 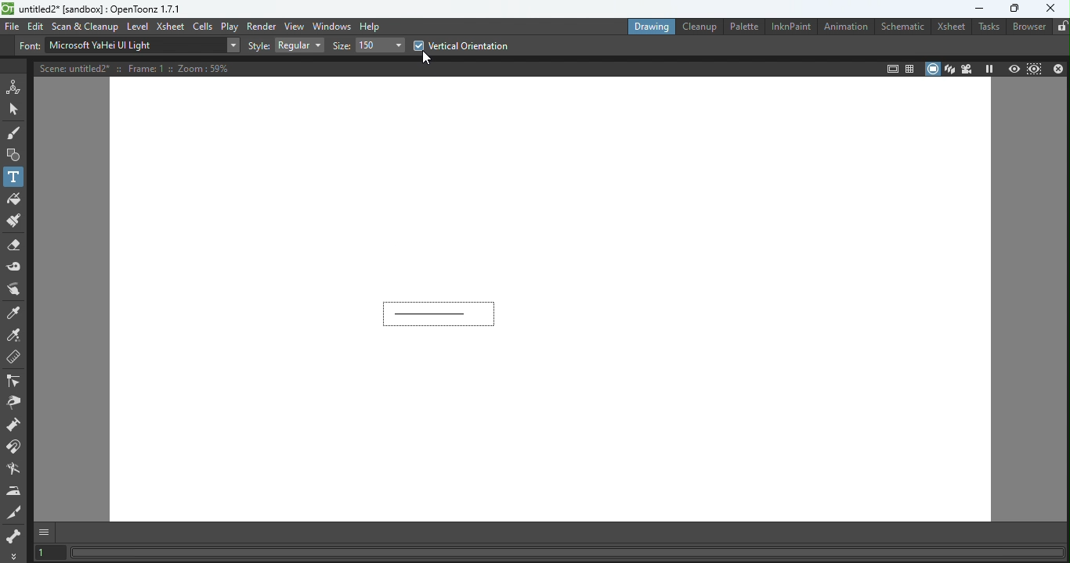 I want to click on Close, so click(x=1058, y=69).